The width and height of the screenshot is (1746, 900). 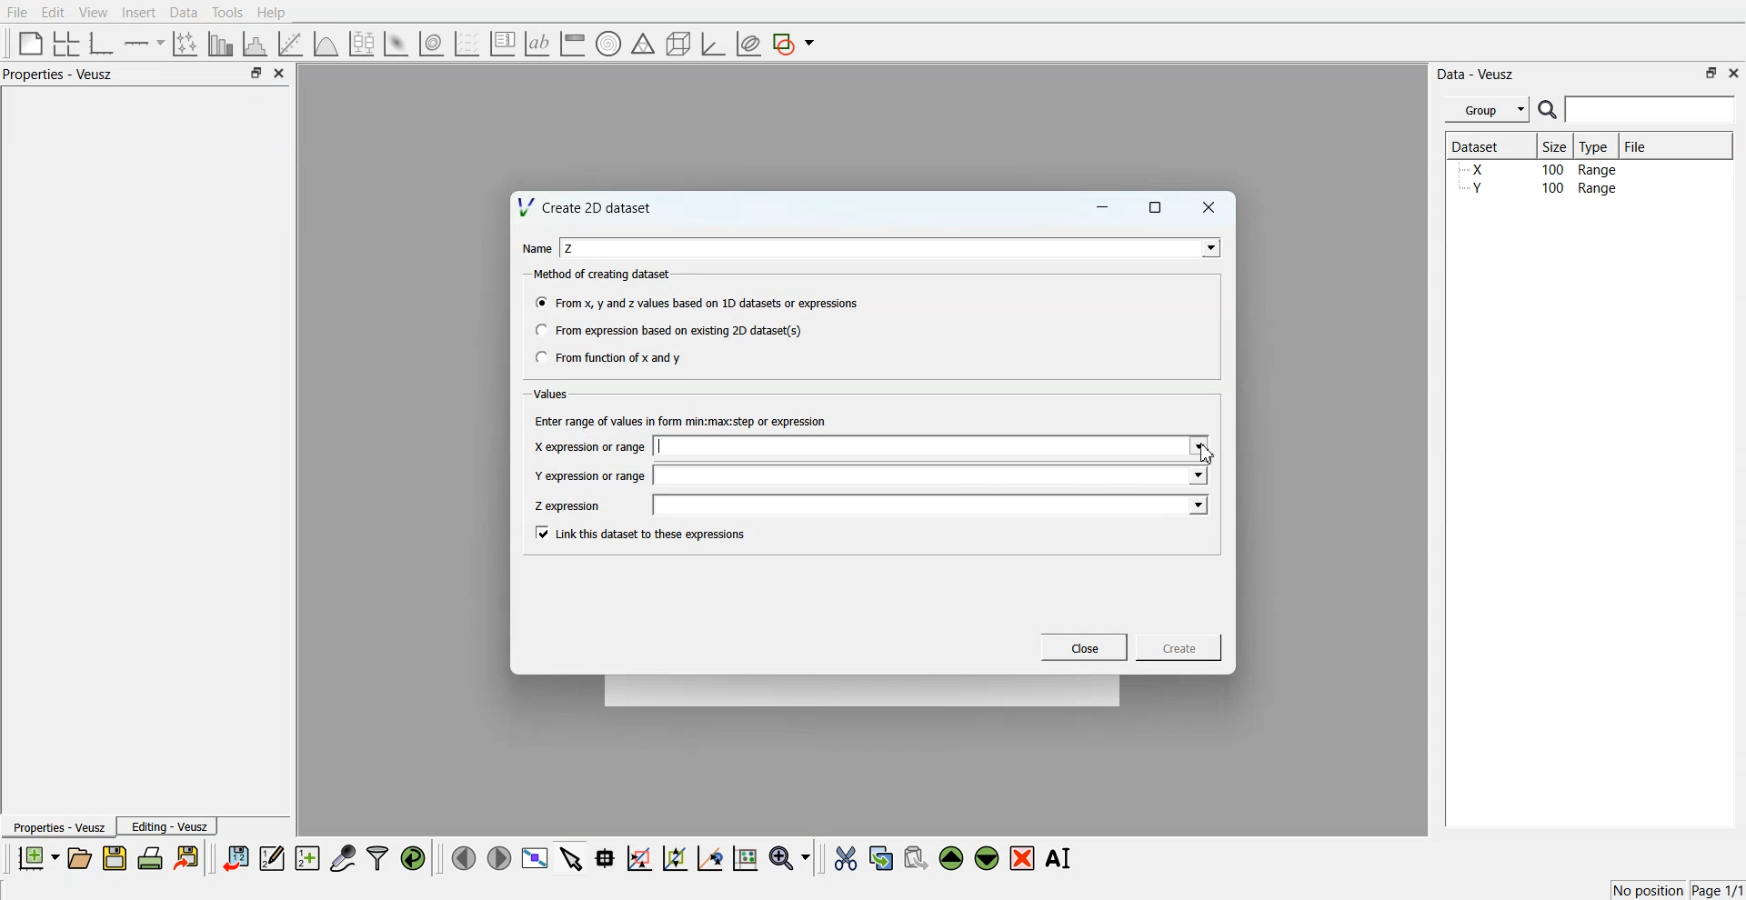 I want to click on Plot a vector field, so click(x=467, y=45).